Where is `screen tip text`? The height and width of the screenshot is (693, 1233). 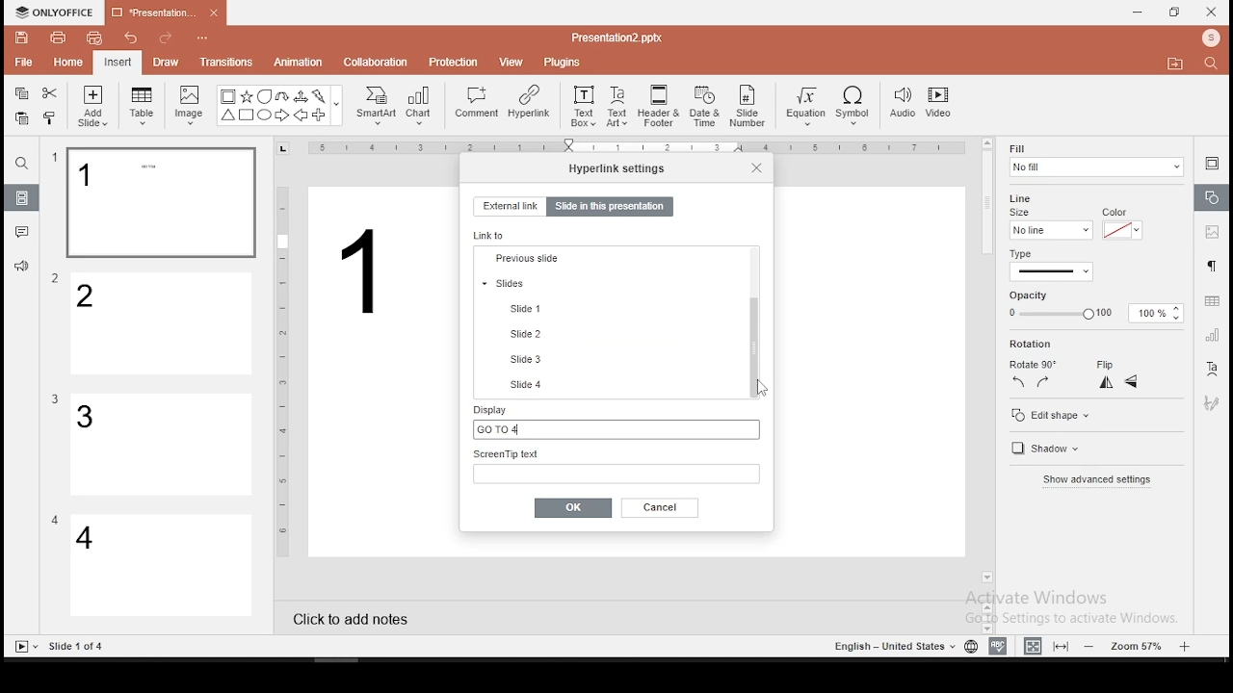 screen tip text is located at coordinates (616, 465).